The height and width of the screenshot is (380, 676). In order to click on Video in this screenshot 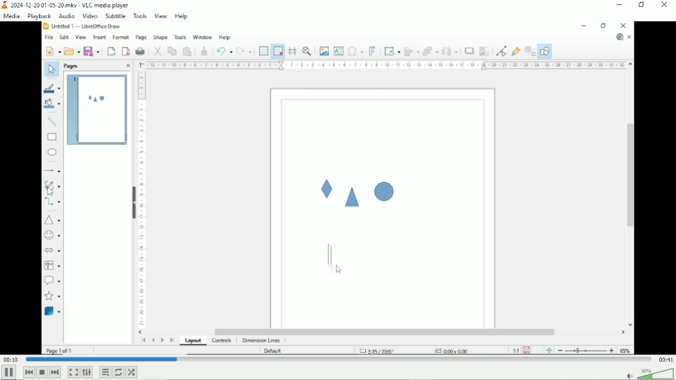, I will do `click(338, 188)`.